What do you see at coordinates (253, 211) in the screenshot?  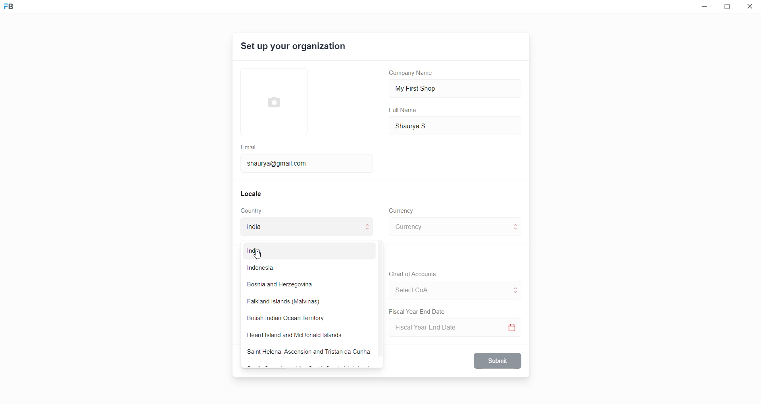 I see `Country` at bounding box center [253, 211].